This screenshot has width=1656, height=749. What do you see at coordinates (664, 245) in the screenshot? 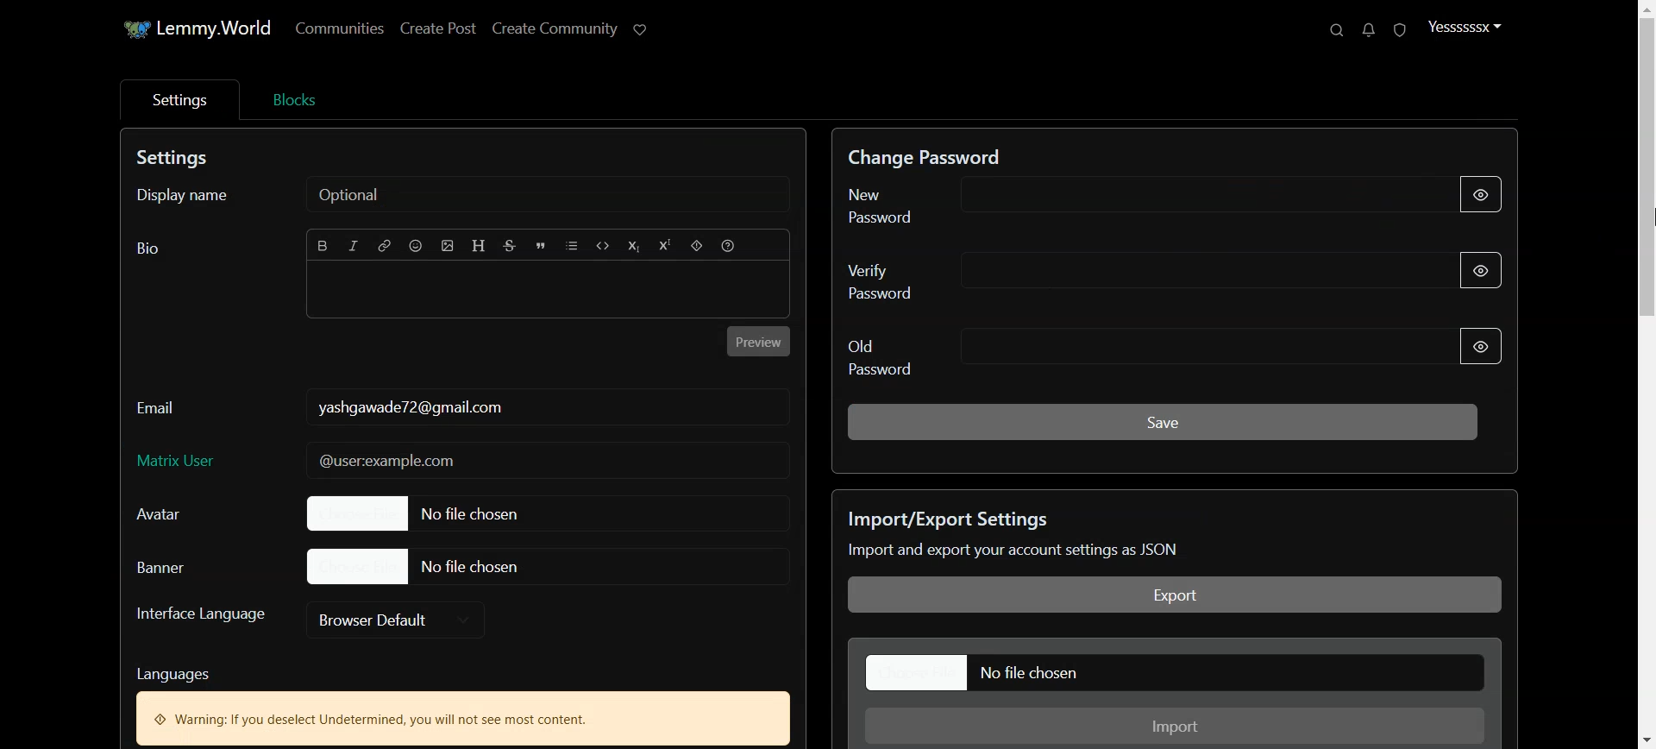
I see `Superscript` at bounding box center [664, 245].